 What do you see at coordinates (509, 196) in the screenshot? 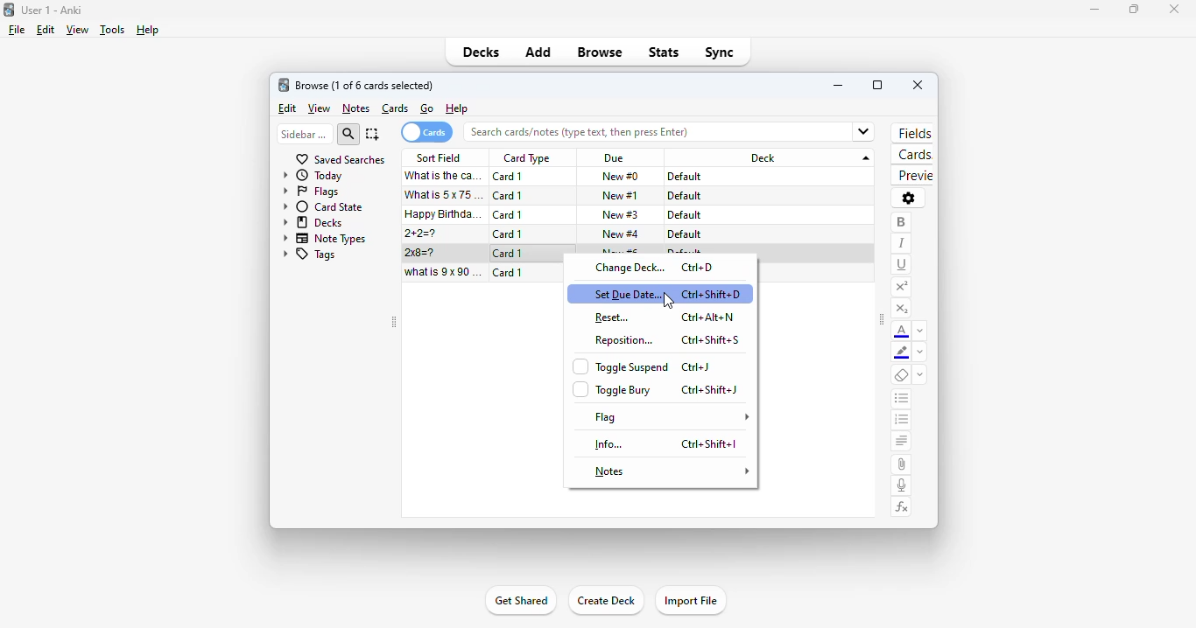
I see `card 1` at bounding box center [509, 196].